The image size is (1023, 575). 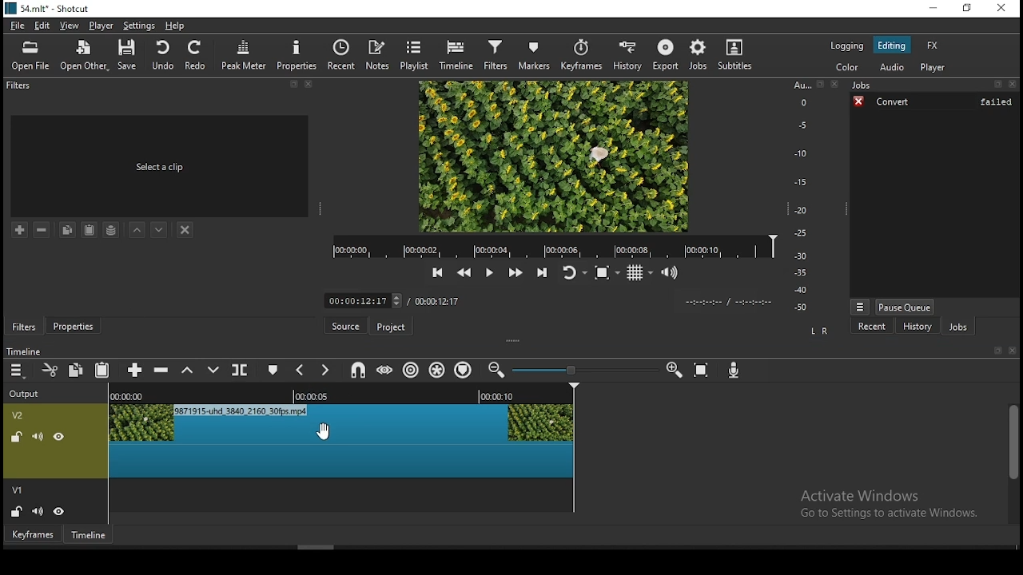 I want to click on notes, so click(x=380, y=55).